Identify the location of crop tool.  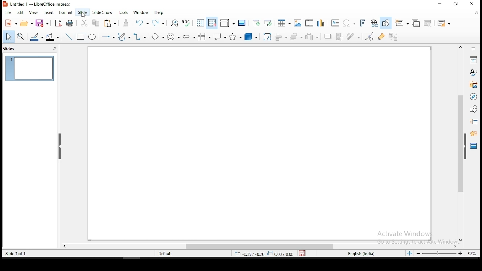
(267, 37).